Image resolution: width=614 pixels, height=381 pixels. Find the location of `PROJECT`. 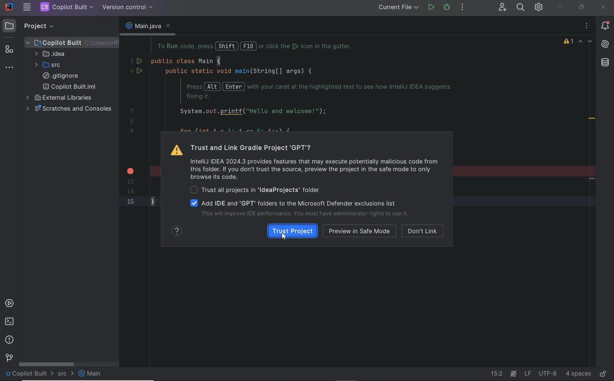

PROJECT is located at coordinates (33, 26).